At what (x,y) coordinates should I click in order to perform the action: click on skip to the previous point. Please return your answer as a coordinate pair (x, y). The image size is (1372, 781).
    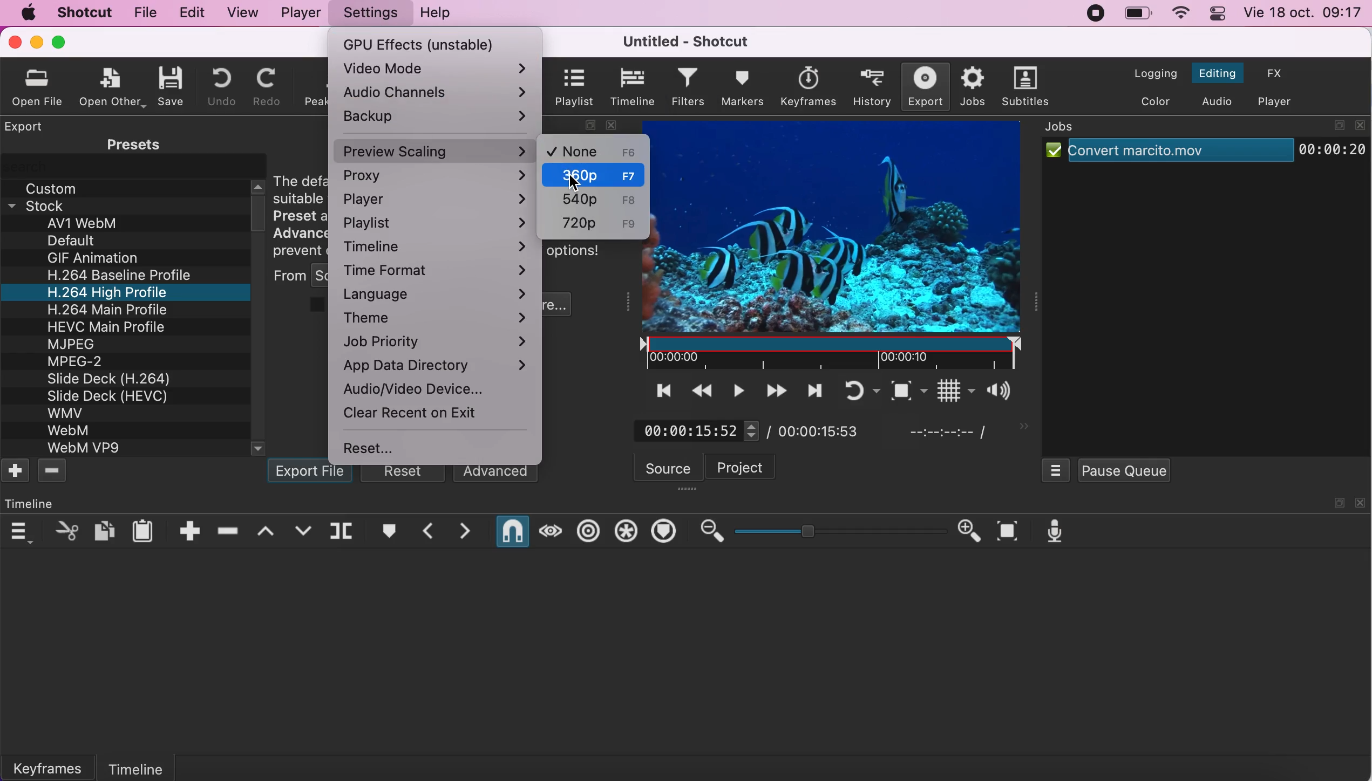
    Looking at the image, I should click on (658, 391).